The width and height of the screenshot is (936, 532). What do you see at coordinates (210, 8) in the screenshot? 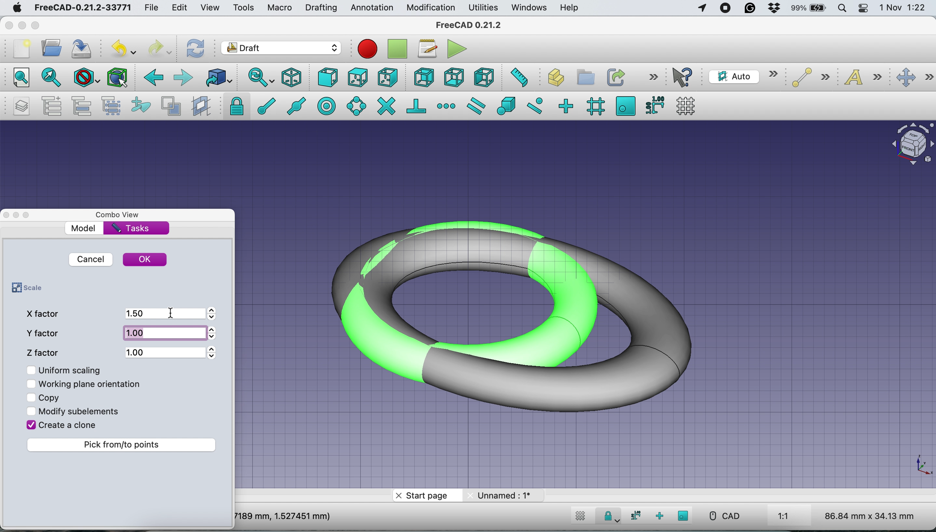
I see `view` at bounding box center [210, 8].